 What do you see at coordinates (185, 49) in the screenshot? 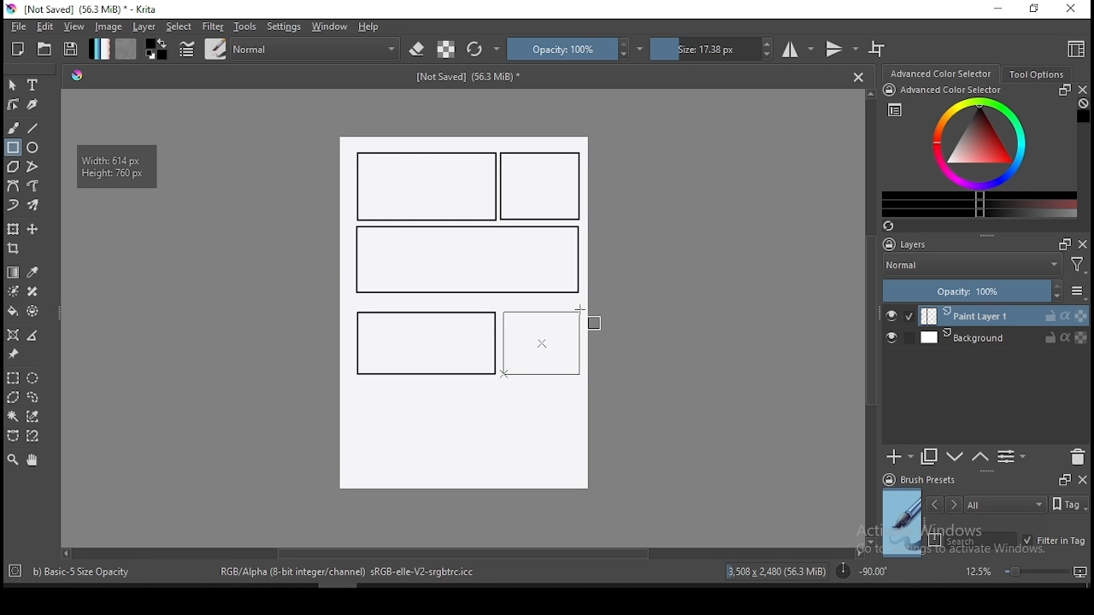
I see `brush settings` at bounding box center [185, 49].